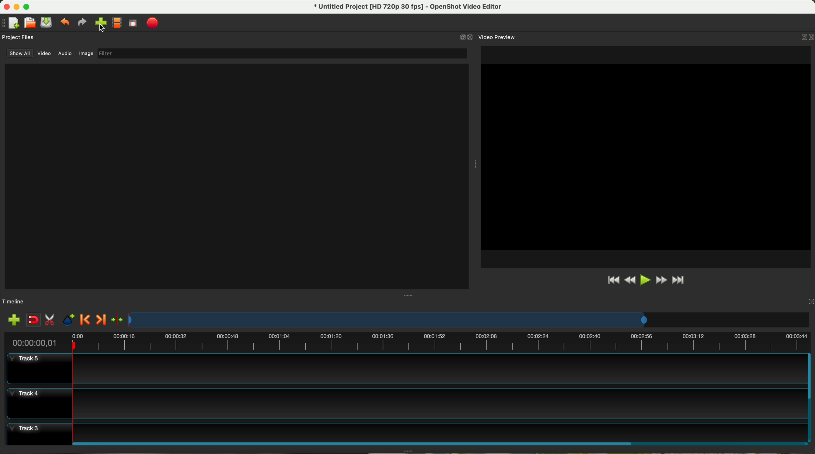  Describe the element at coordinates (28, 7) in the screenshot. I see `maximize program` at that location.